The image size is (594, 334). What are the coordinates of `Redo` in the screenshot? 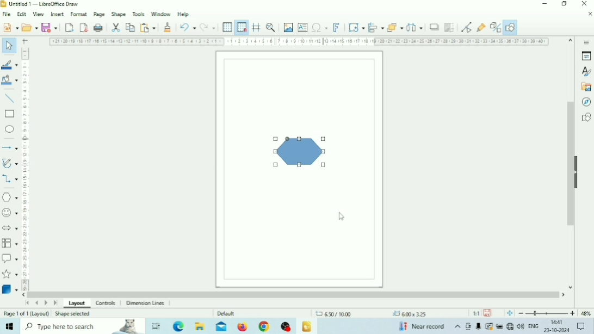 It's located at (207, 27).